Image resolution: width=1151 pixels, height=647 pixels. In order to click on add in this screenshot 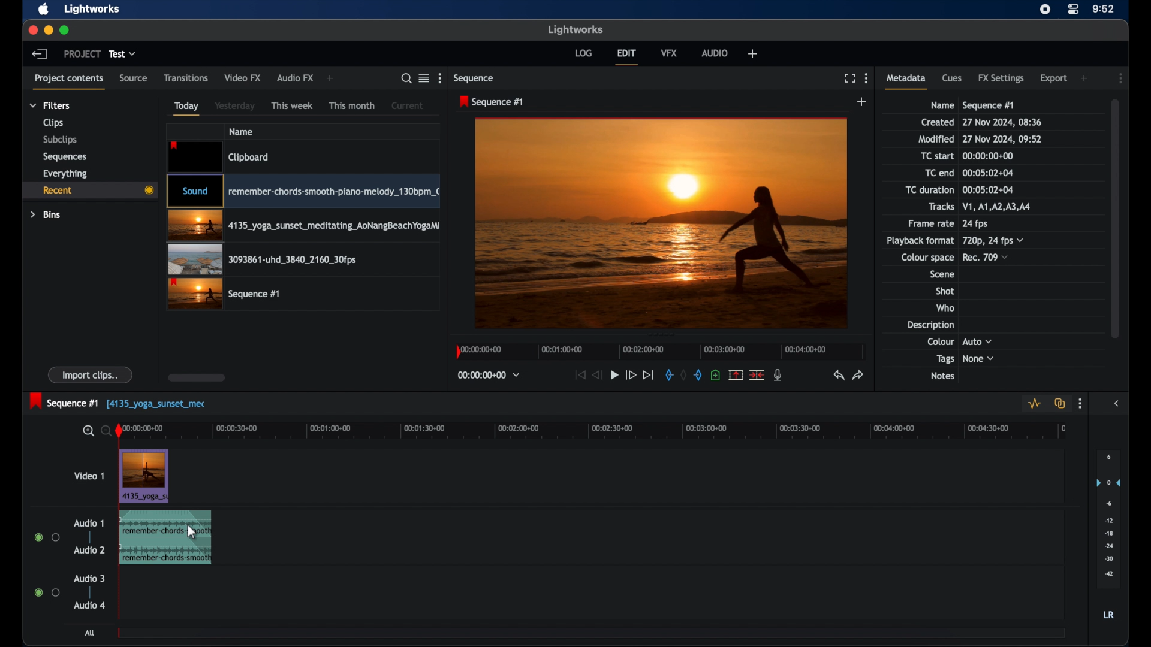, I will do `click(331, 78)`.